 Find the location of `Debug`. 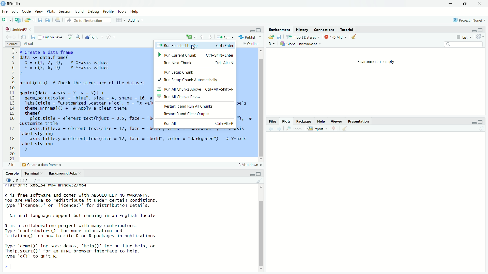

Debug is located at coordinates (94, 12).